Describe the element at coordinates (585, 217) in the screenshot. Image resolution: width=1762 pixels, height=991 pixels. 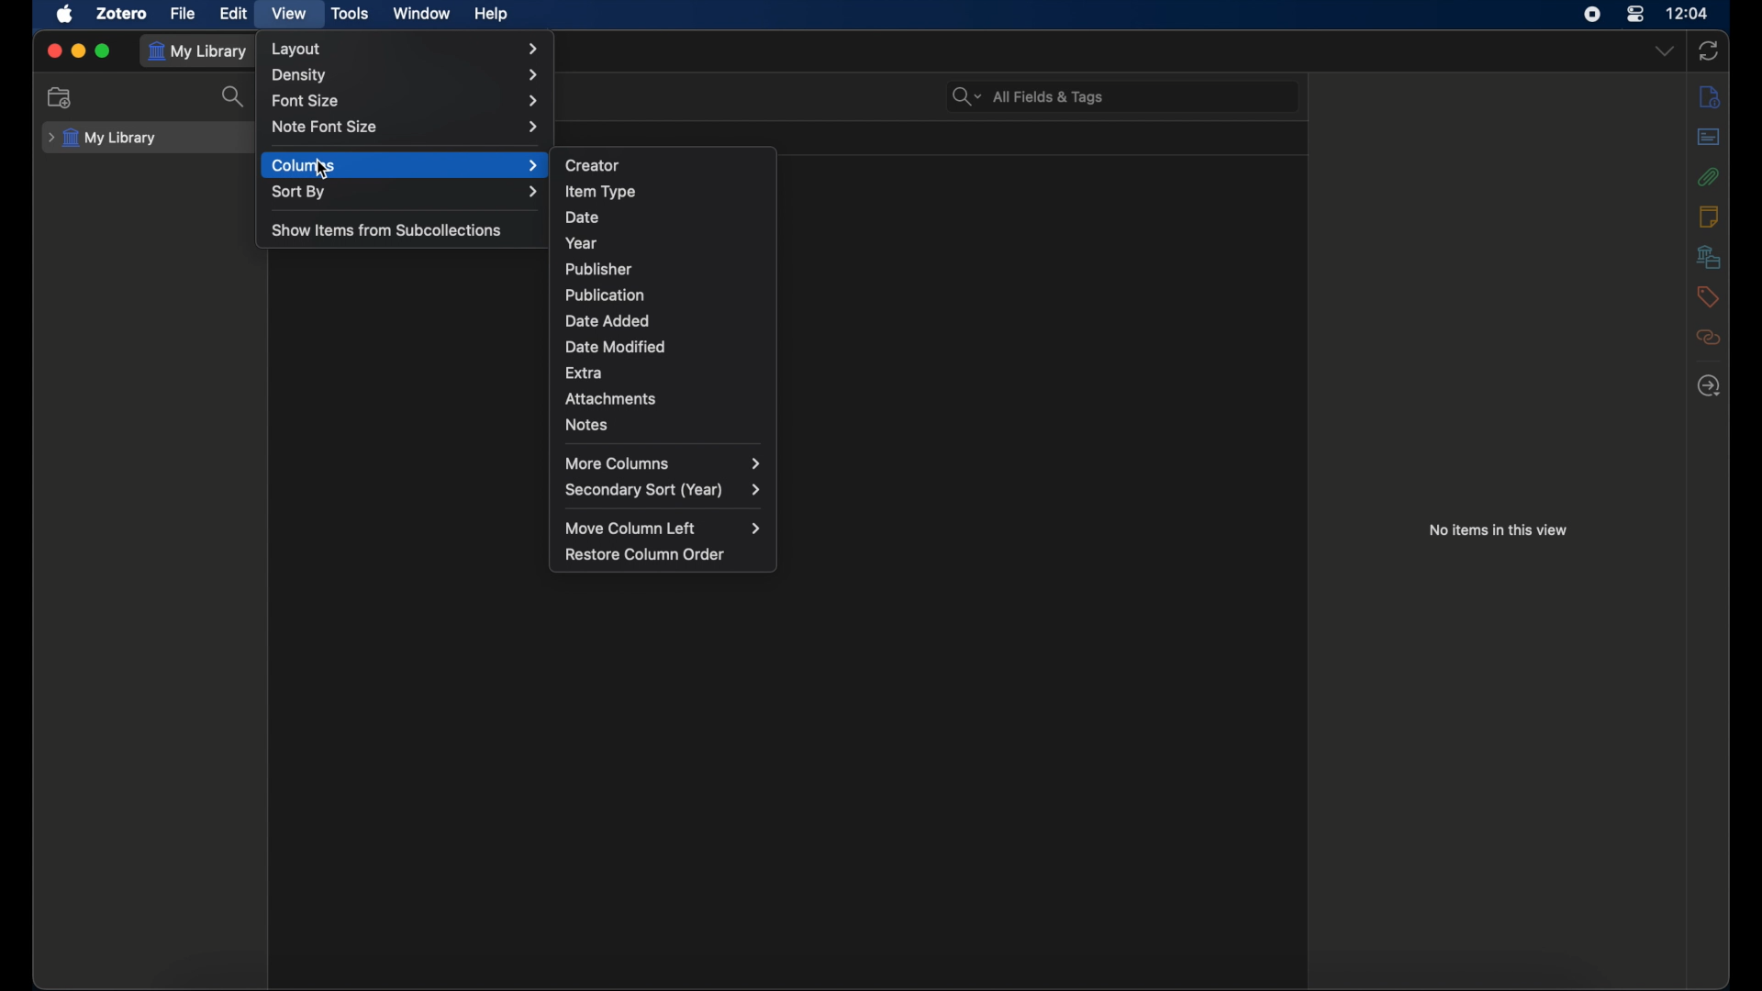
I see `date` at that location.